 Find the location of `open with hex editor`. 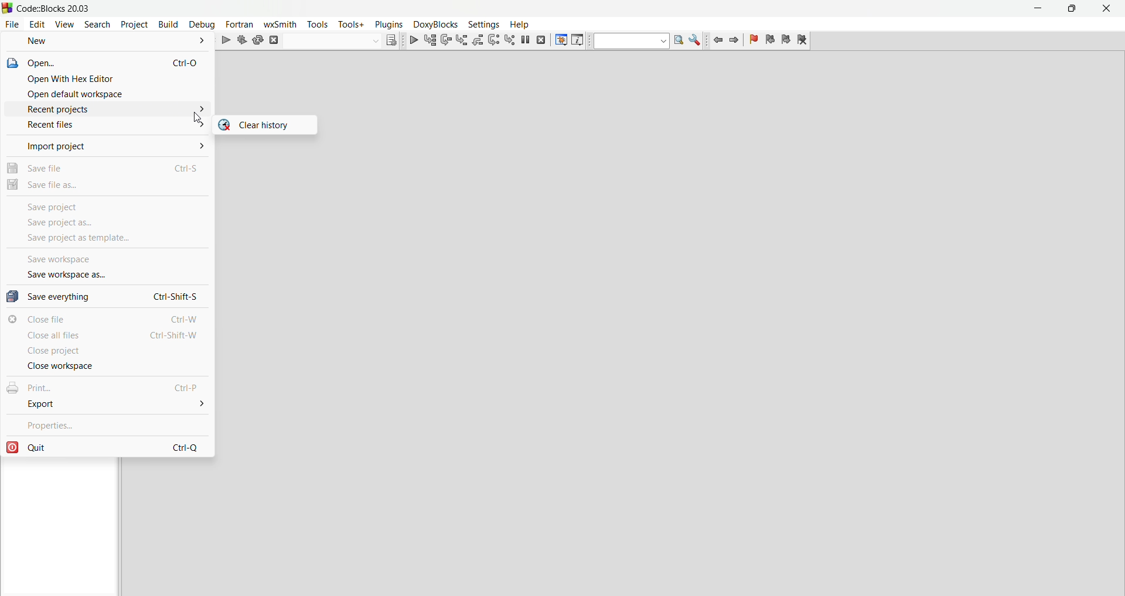

open with hex editor is located at coordinates (108, 78).